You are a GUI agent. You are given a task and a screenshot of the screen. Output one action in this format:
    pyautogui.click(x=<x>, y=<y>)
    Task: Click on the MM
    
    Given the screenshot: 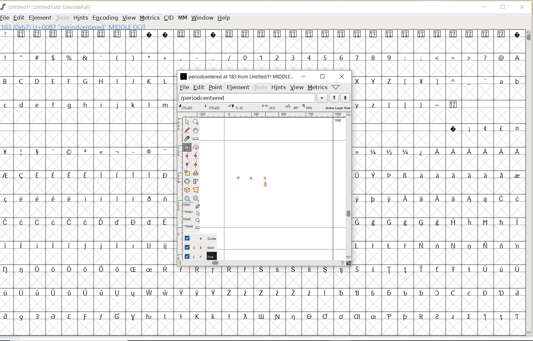 What is the action you would take?
    pyautogui.click(x=183, y=18)
    